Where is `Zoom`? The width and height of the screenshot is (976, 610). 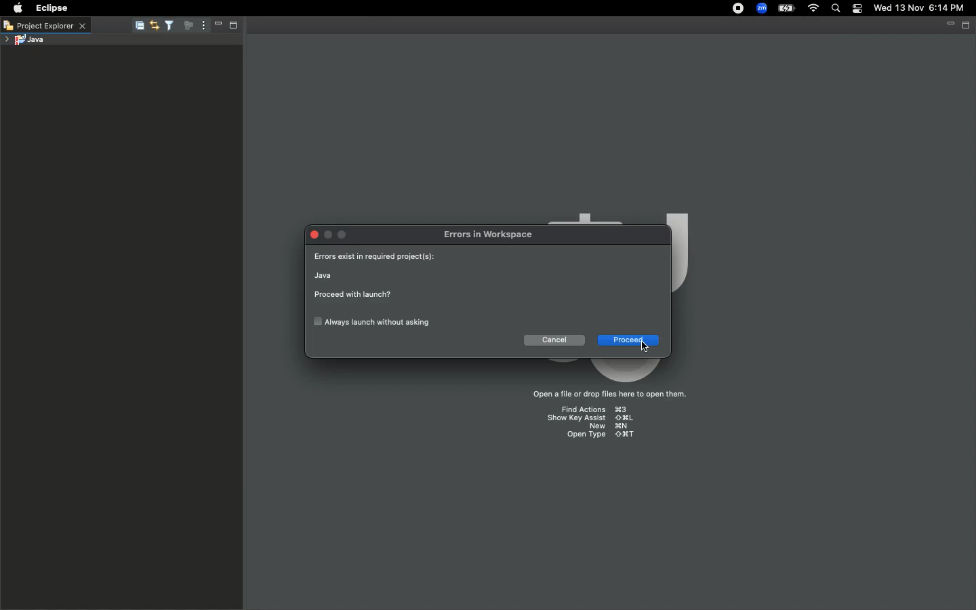
Zoom is located at coordinates (760, 9).